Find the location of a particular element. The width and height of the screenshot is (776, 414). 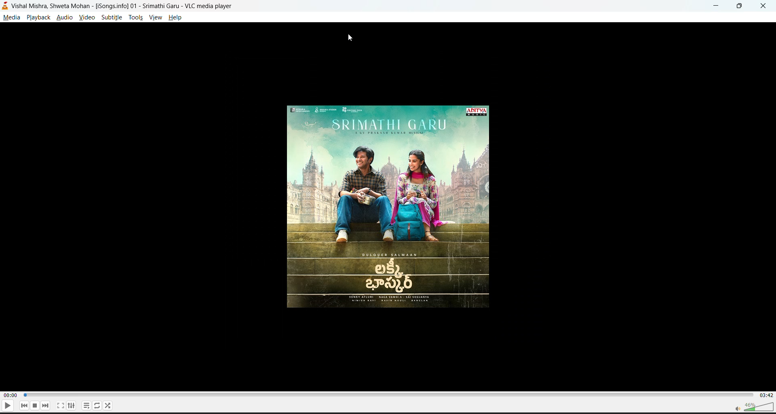

tools is located at coordinates (134, 18).